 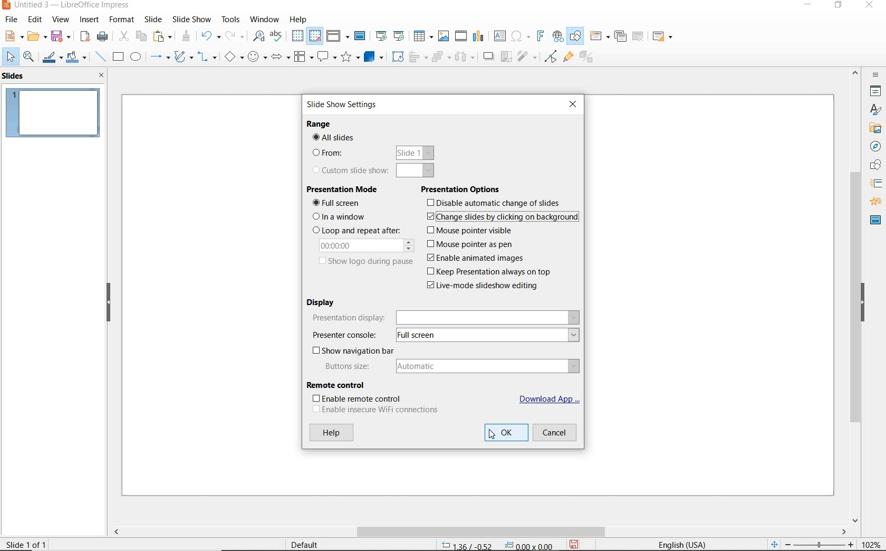 What do you see at coordinates (25, 544) in the screenshot?
I see `SLIDE 1 OF 1` at bounding box center [25, 544].